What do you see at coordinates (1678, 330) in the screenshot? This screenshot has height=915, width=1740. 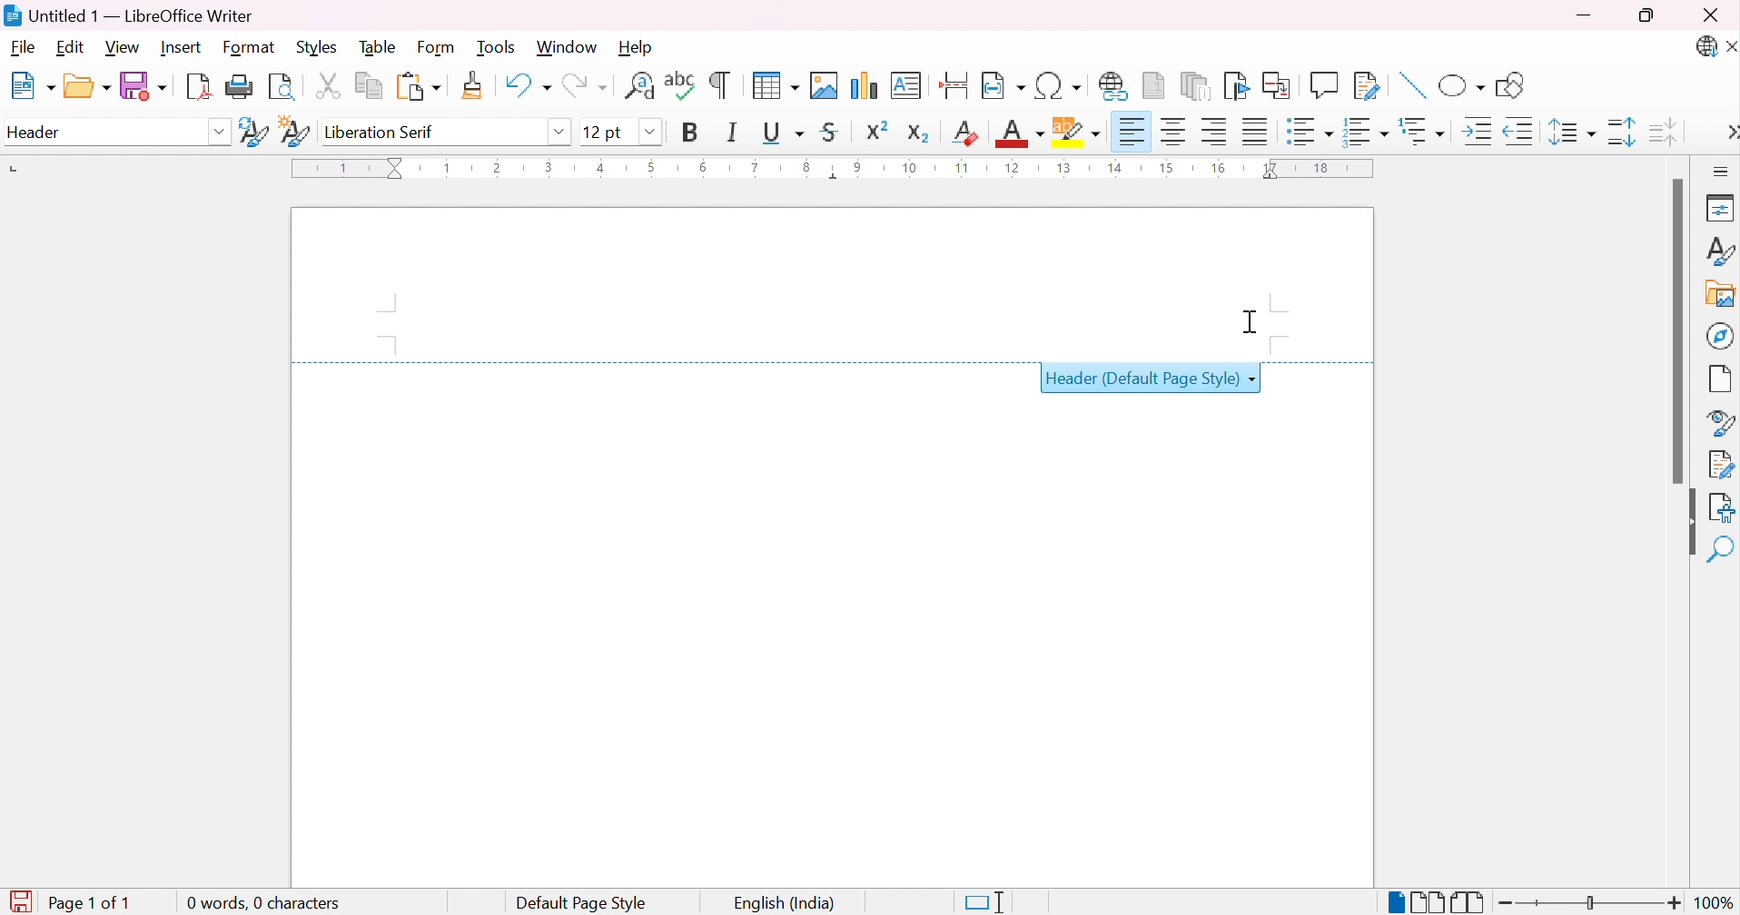 I see `Scroll bar` at bounding box center [1678, 330].